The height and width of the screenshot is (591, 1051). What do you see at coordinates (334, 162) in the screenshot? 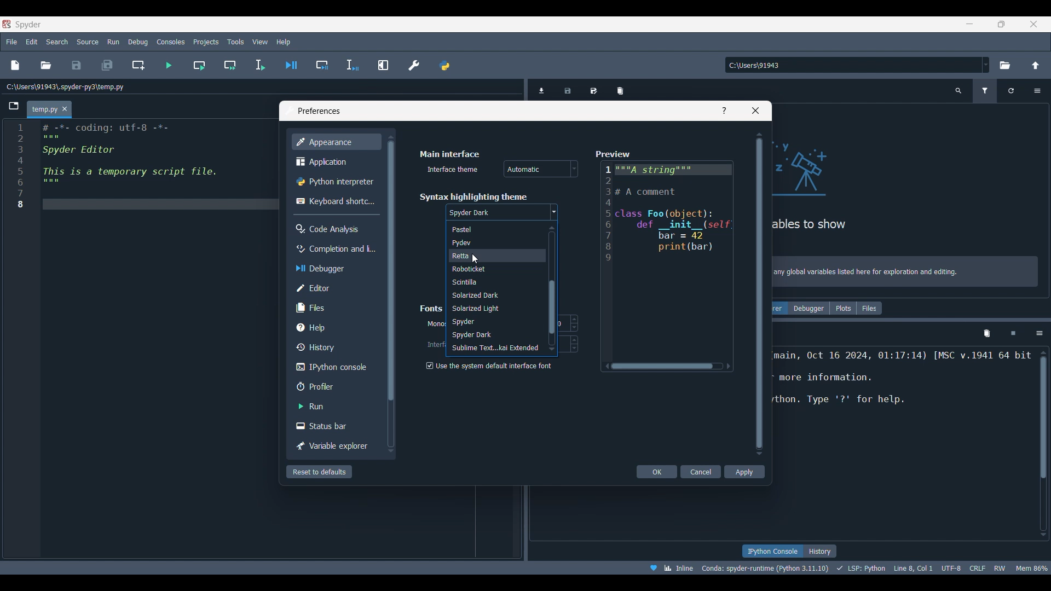
I see `Application` at bounding box center [334, 162].